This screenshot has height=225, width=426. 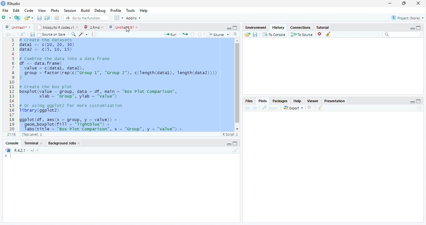 What do you see at coordinates (99, 11) in the screenshot?
I see `Debug` at bounding box center [99, 11].